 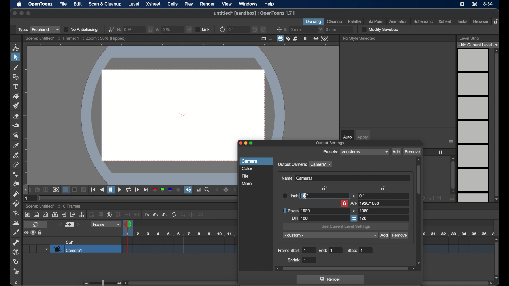 What do you see at coordinates (16, 105) in the screenshot?
I see `paint brush tool` at bounding box center [16, 105].